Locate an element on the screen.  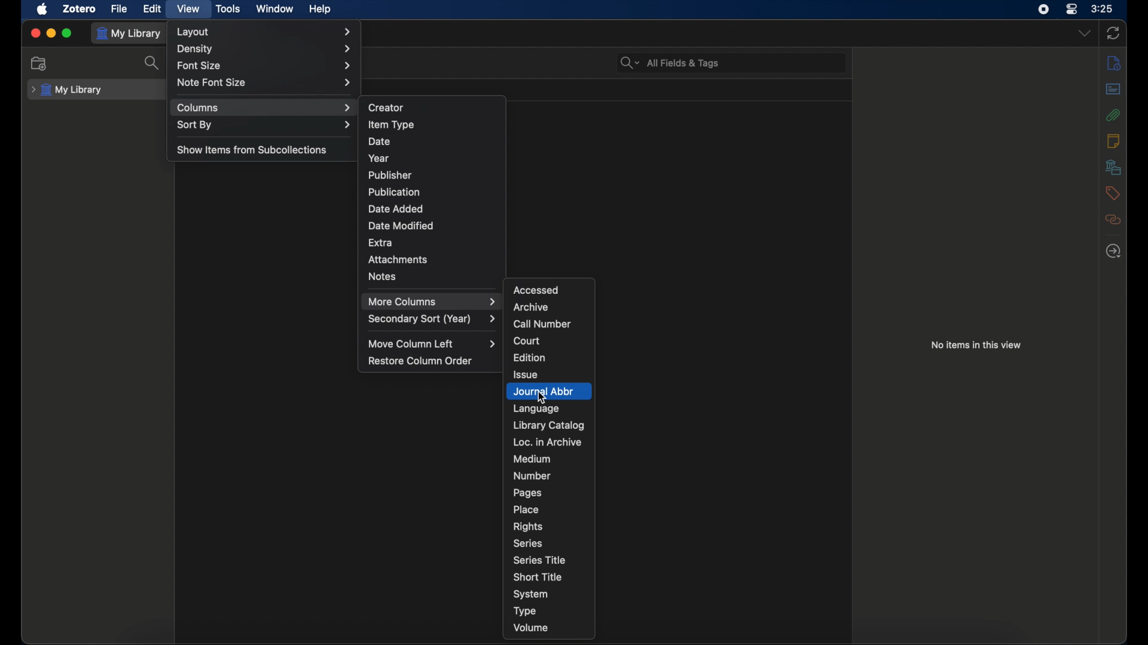
archive is located at coordinates (531, 307).